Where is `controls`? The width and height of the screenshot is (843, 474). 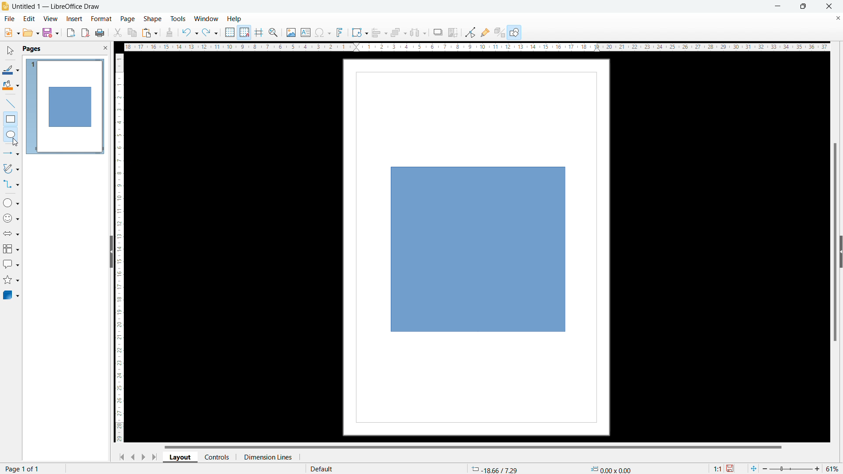
controls is located at coordinates (218, 456).